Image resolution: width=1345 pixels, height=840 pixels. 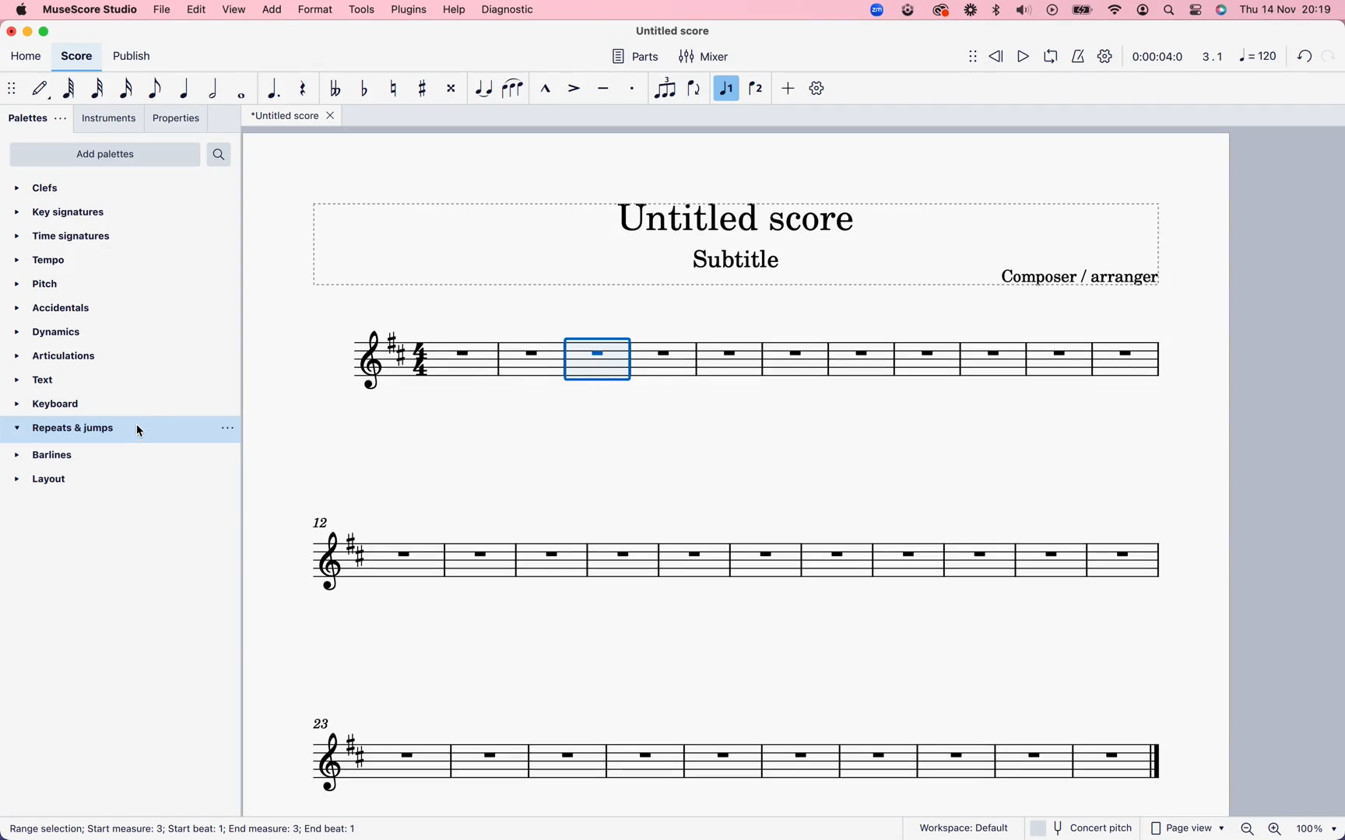 I want to click on 64th note, so click(x=72, y=88).